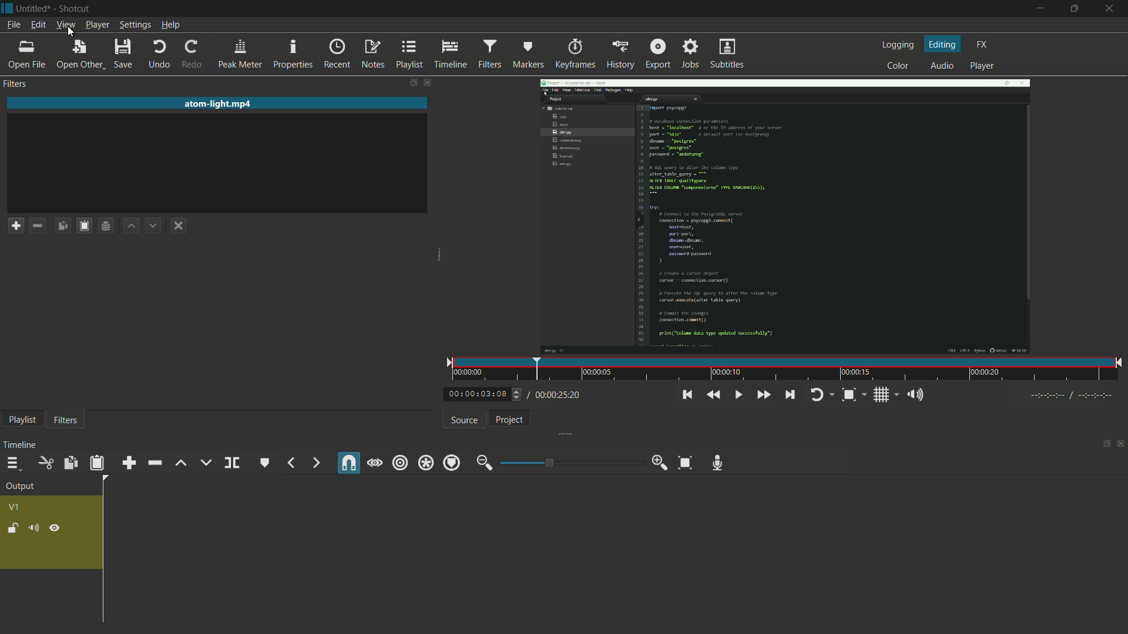  I want to click on peak meter, so click(240, 55).